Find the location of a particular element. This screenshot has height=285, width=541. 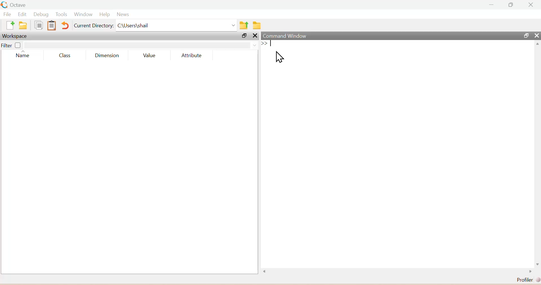

Octave is located at coordinates (20, 5).